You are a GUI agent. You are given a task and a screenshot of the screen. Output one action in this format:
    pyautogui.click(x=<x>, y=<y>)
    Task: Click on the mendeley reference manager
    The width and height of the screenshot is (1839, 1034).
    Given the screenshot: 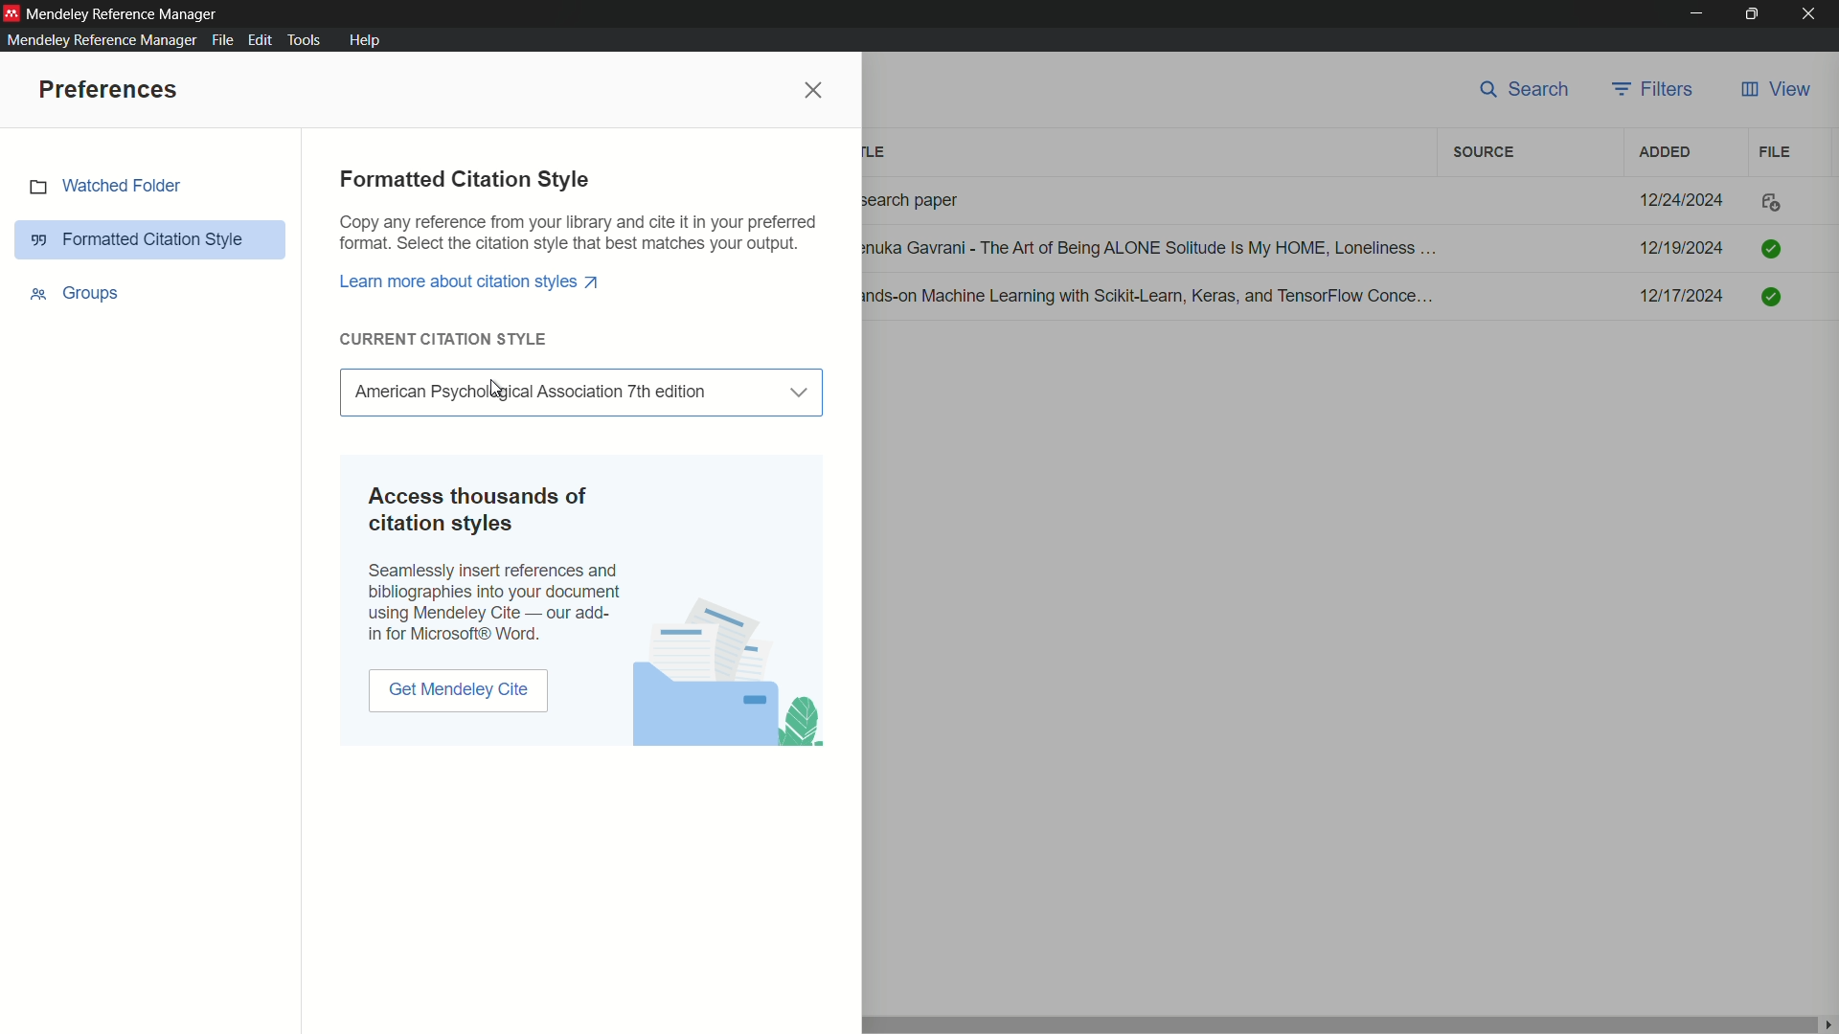 What is the action you would take?
    pyautogui.click(x=99, y=39)
    